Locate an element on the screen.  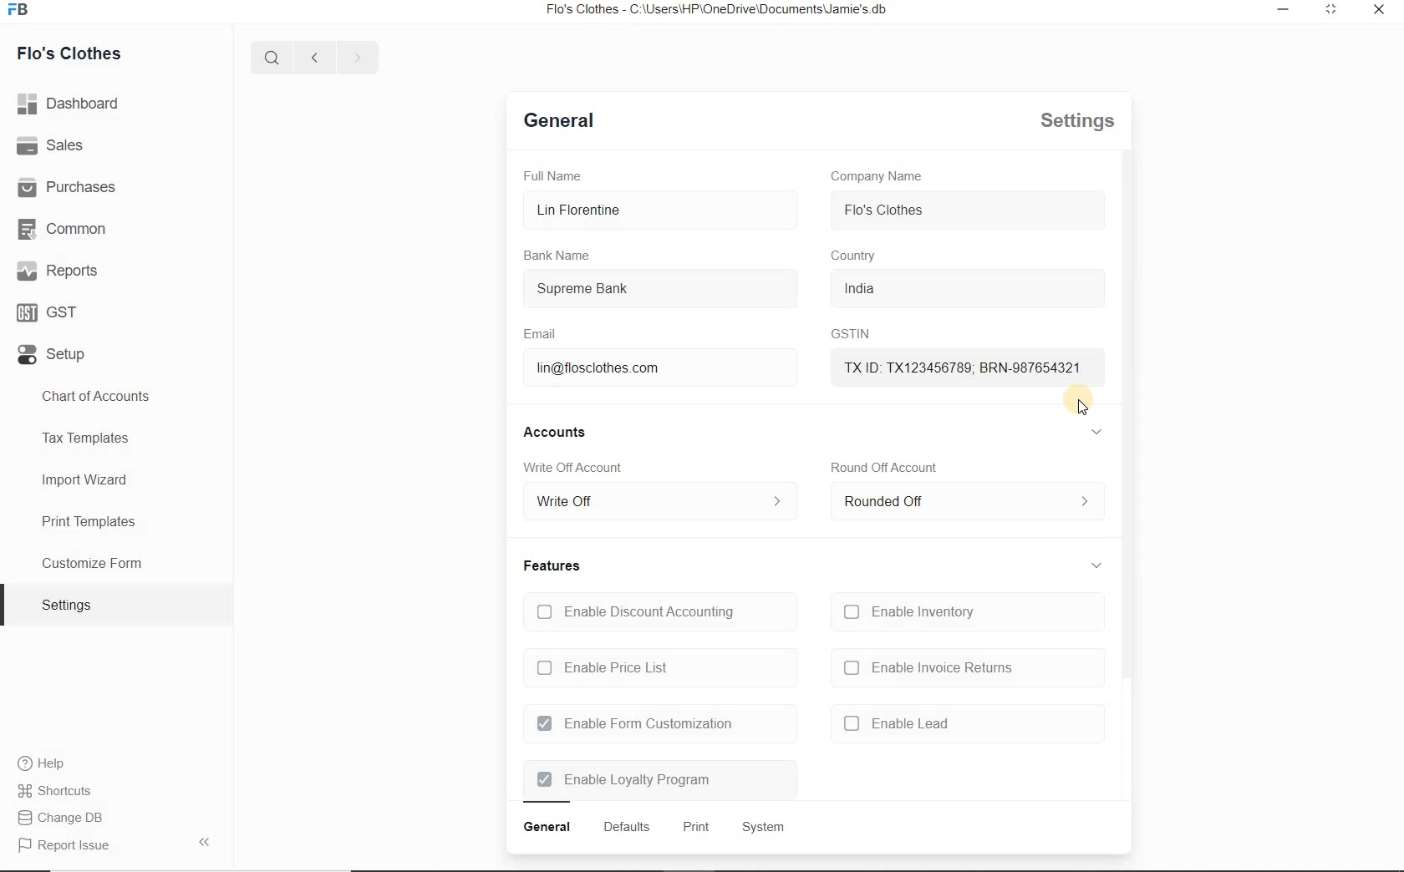
print is located at coordinates (694, 829).